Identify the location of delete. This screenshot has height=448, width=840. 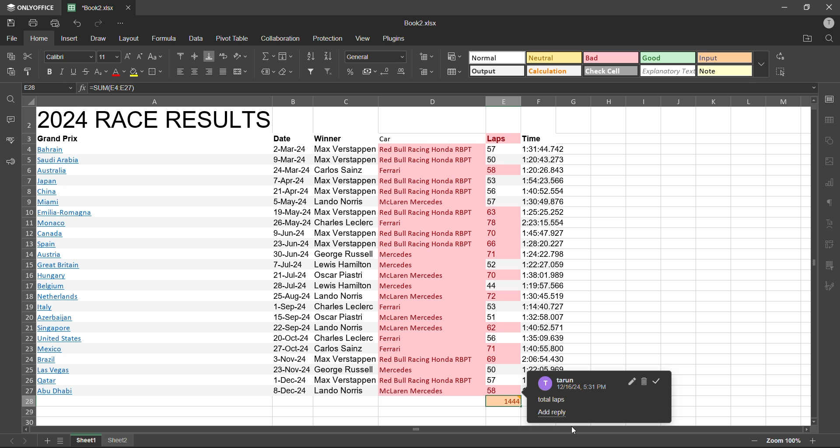
(644, 382).